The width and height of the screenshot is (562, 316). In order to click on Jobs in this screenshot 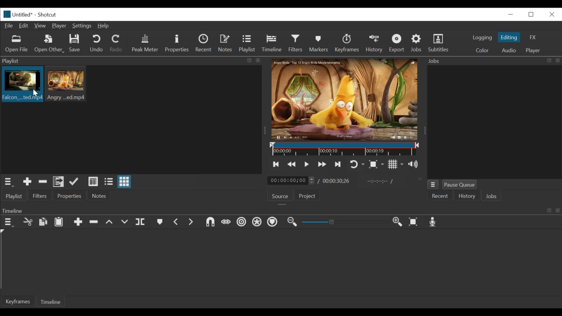, I will do `click(417, 43)`.